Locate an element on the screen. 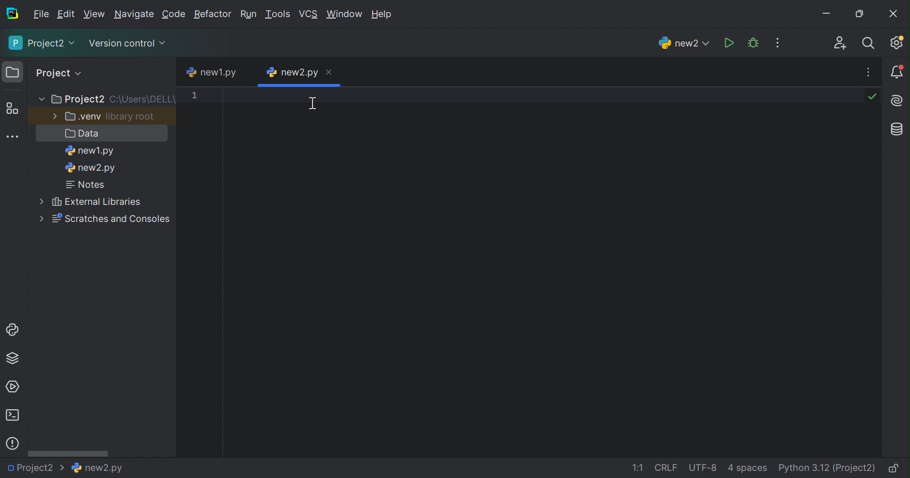  .venv is located at coordinates (82, 117).